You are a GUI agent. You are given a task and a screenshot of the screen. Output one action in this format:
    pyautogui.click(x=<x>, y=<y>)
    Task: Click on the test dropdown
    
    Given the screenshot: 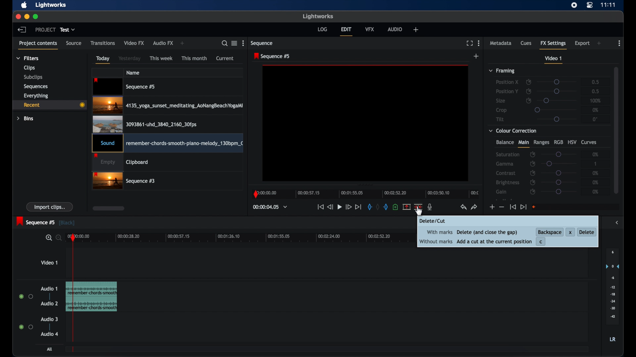 What is the action you would take?
    pyautogui.click(x=68, y=30)
    